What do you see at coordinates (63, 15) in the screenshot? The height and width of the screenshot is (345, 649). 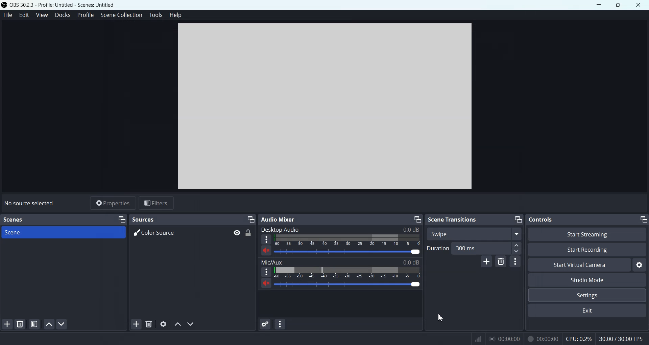 I see `Docks` at bounding box center [63, 15].